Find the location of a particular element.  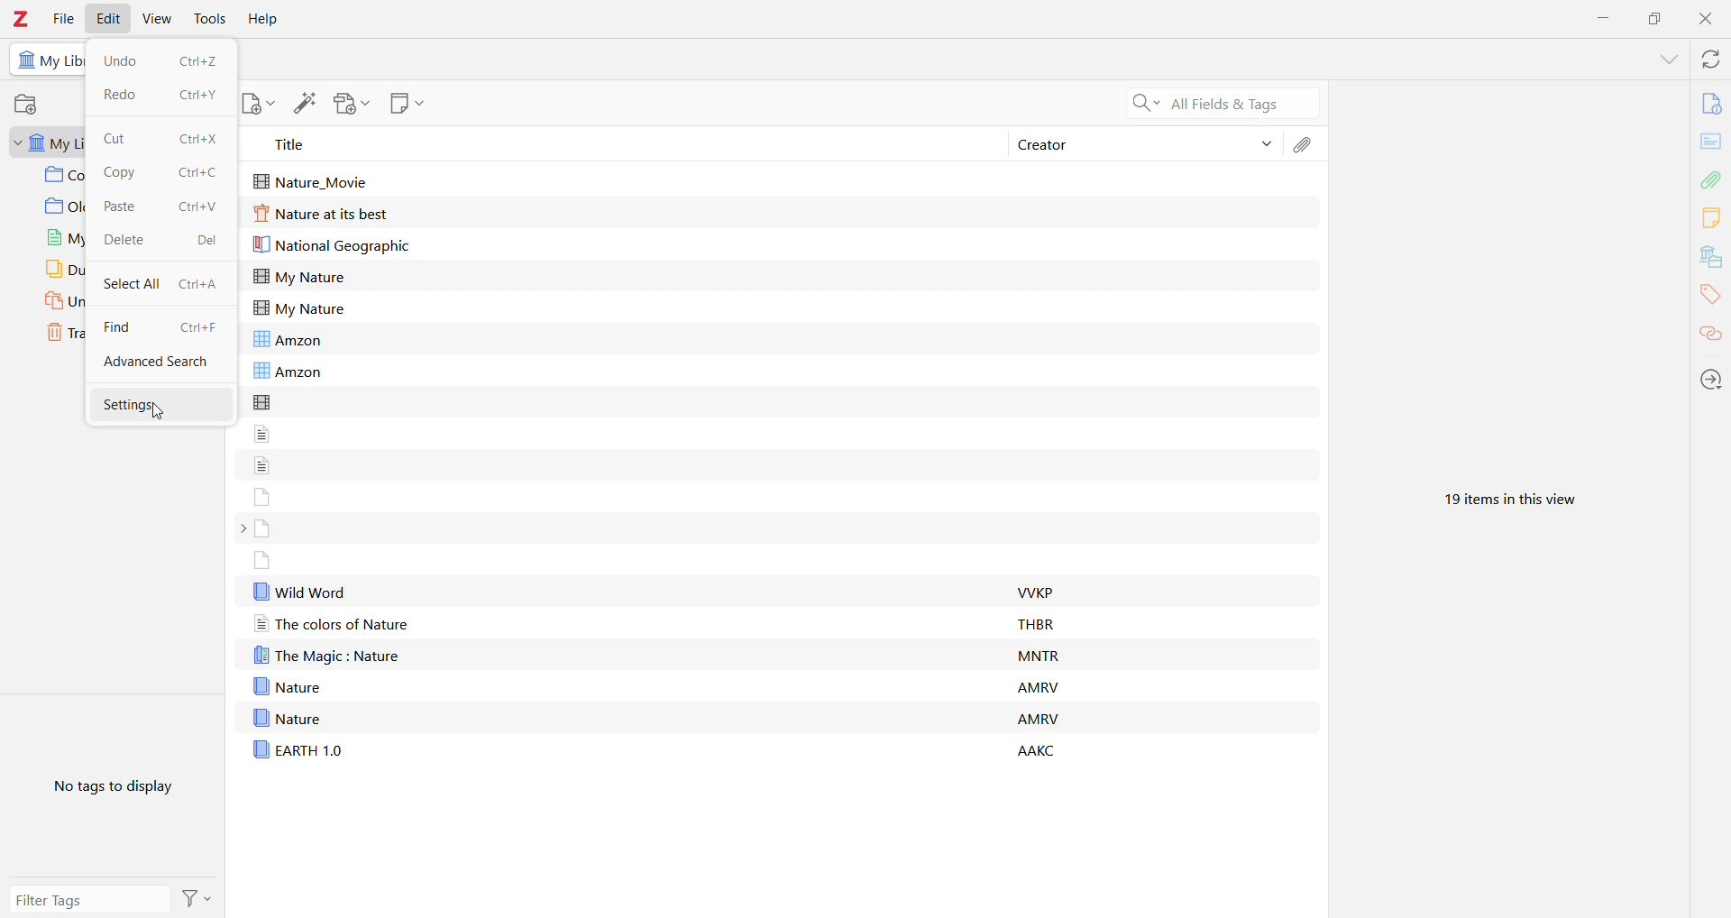

Redo is located at coordinates (124, 94).